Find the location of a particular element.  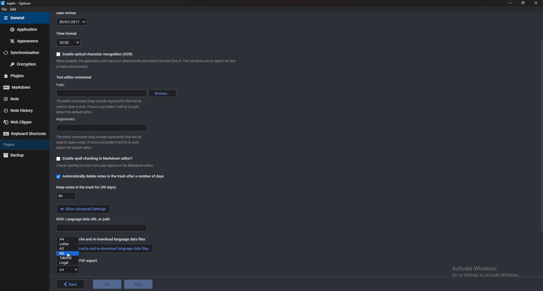

close is located at coordinates (535, 3).